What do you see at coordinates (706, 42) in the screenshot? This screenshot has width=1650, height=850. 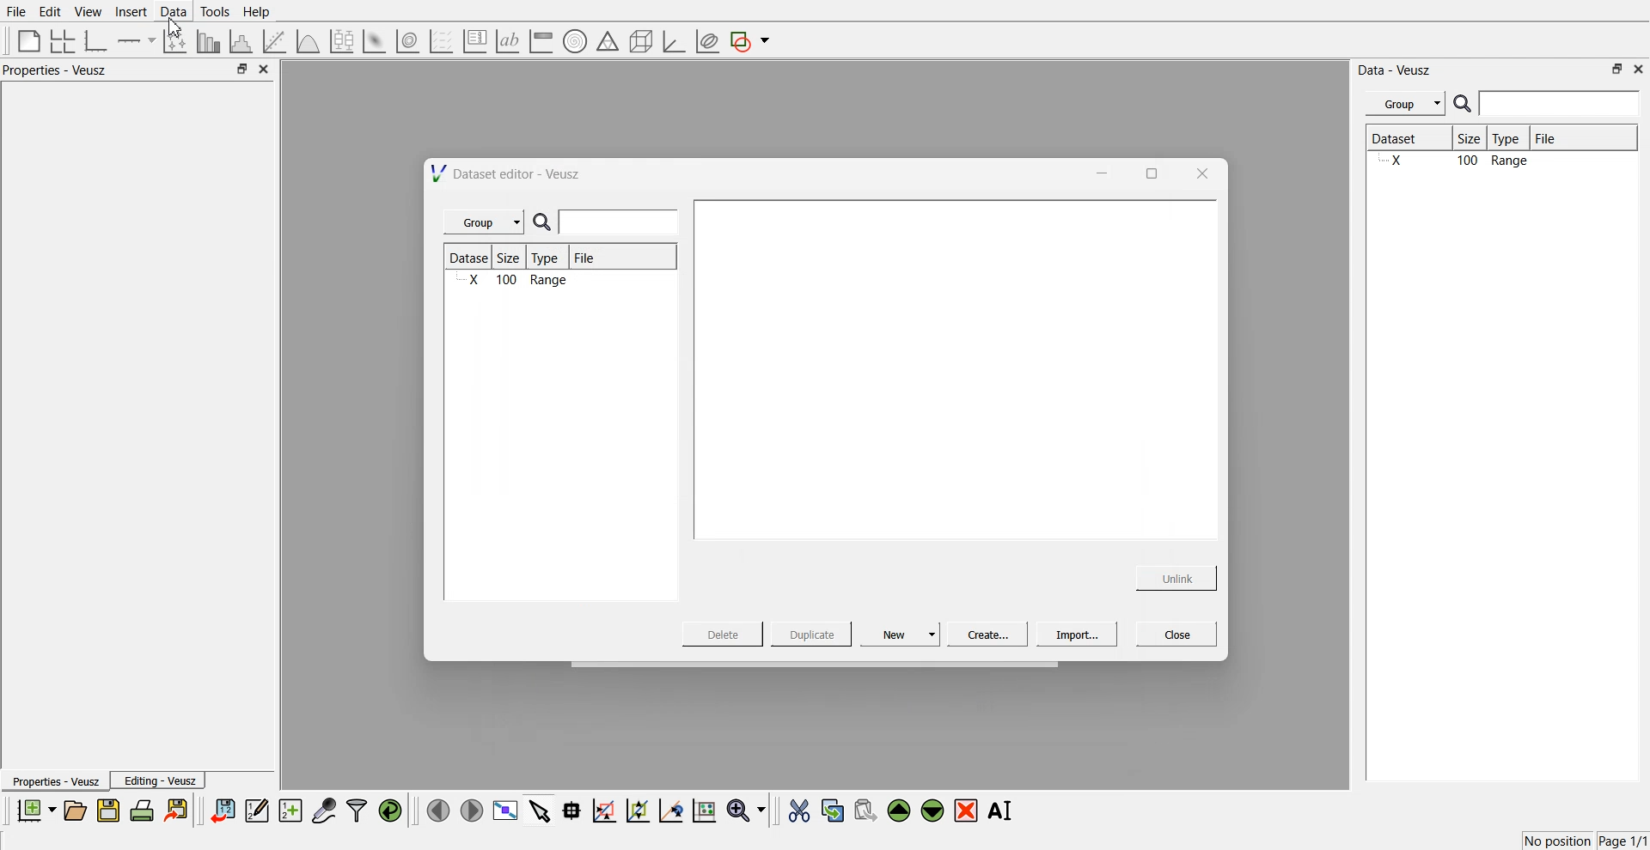 I see `plot covariance ellipses` at bounding box center [706, 42].